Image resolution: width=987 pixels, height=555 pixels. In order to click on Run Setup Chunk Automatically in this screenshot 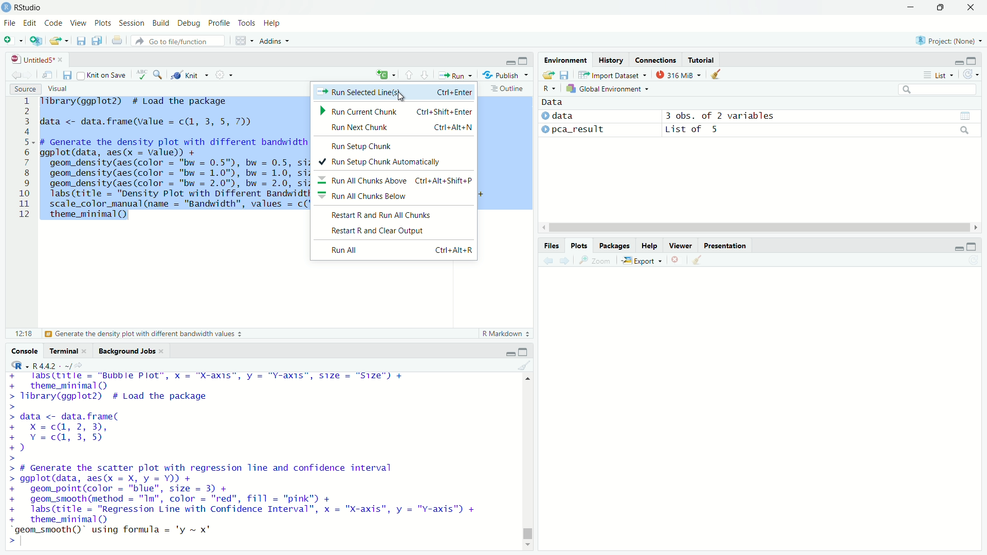, I will do `click(394, 162)`.